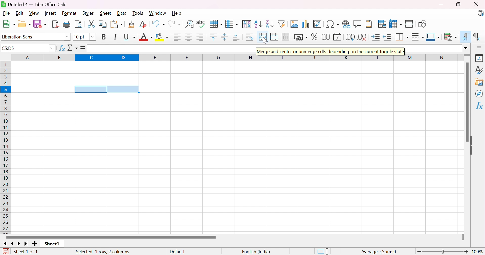 The image size is (485, 255). What do you see at coordinates (418, 37) in the screenshot?
I see `Border Style` at bounding box center [418, 37].